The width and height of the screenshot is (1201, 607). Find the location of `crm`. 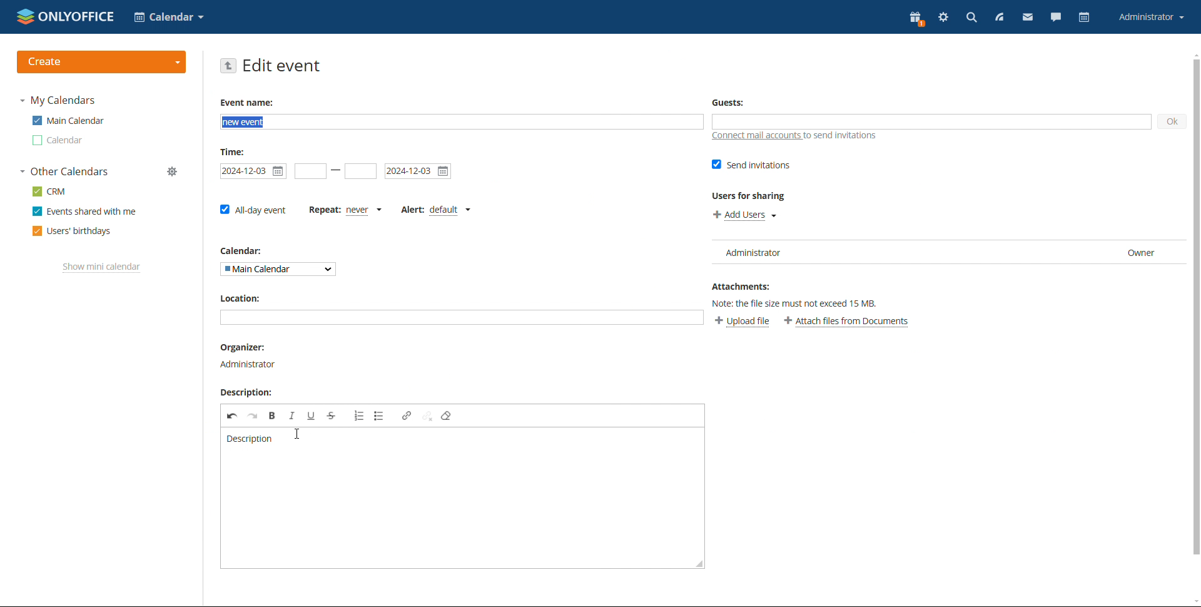

crm is located at coordinates (48, 192).